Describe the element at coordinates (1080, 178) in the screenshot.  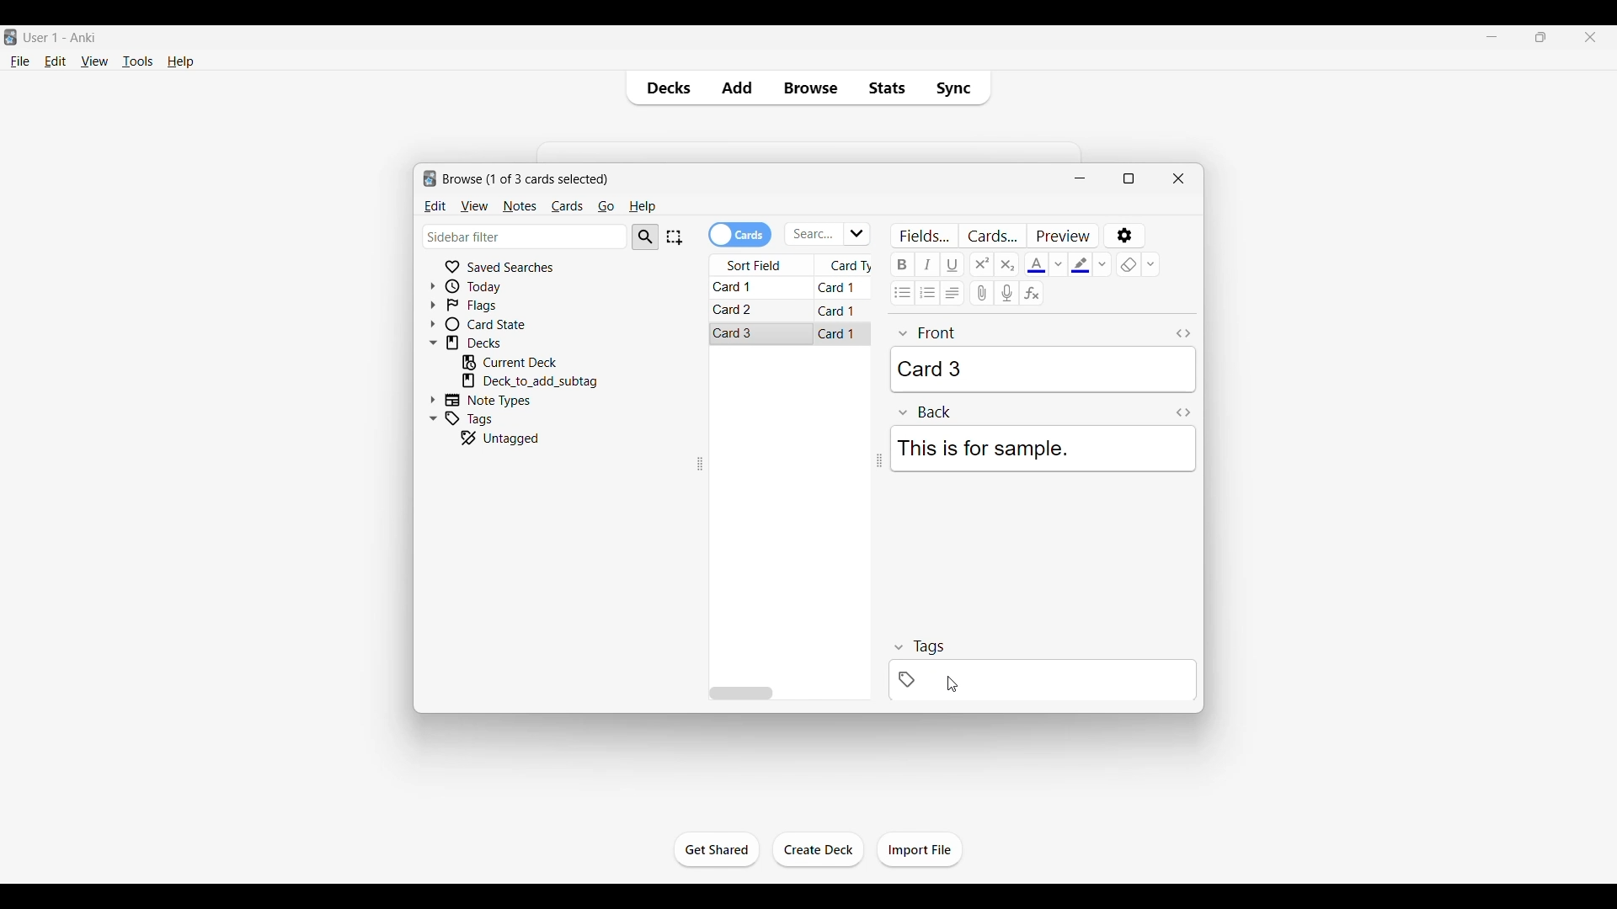
I see `Minimize` at that location.